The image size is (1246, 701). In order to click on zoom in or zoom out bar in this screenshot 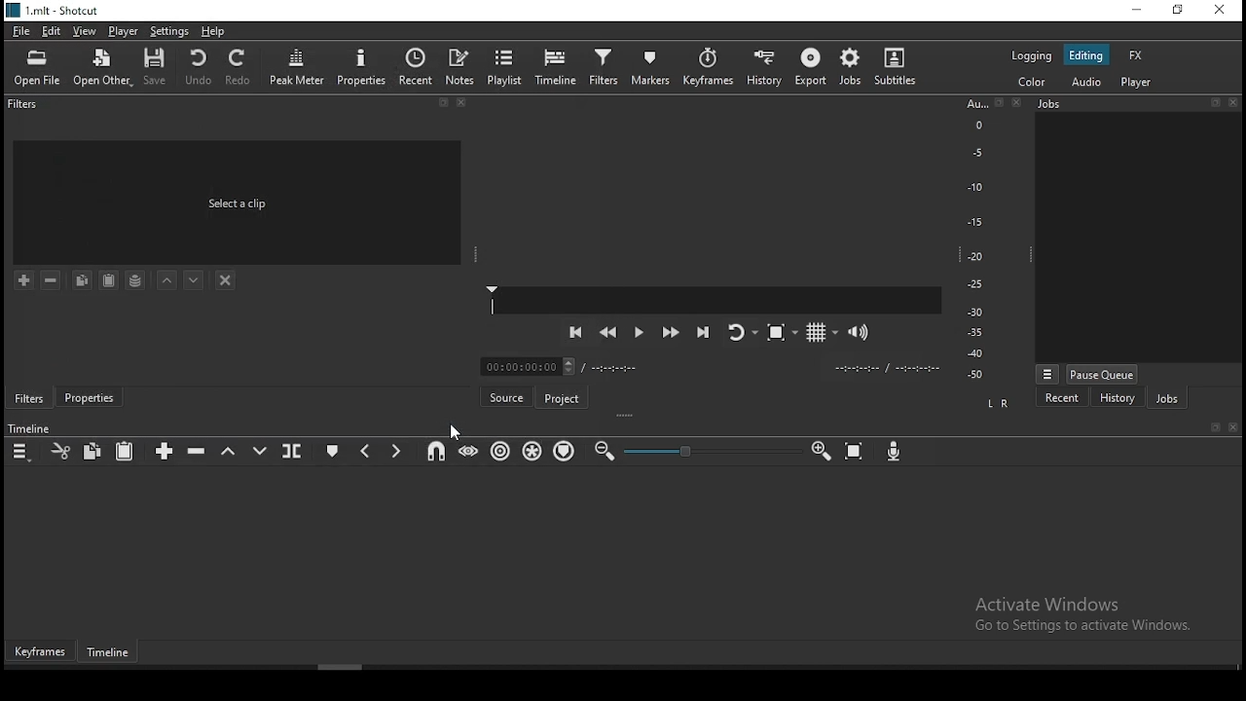, I will do `click(703, 451)`.